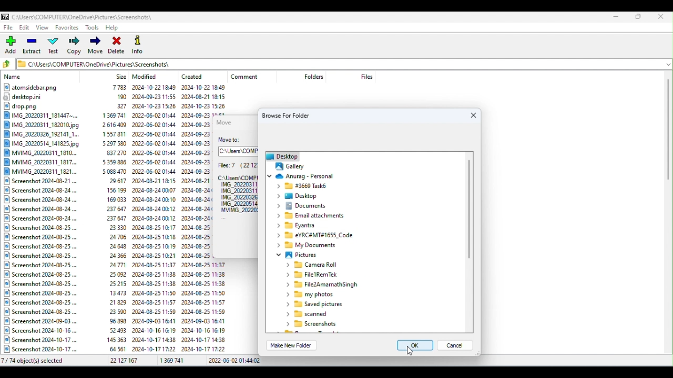  What do you see at coordinates (313, 216) in the screenshot?
I see `Folder` at bounding box center [313, 216].